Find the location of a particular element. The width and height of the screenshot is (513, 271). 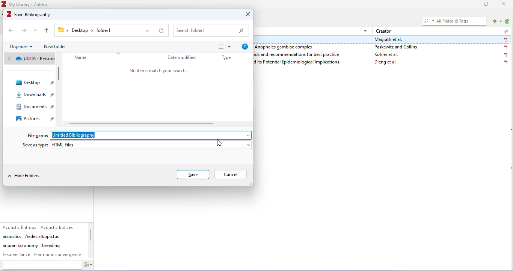

file name is located at coordinates (86, 135).